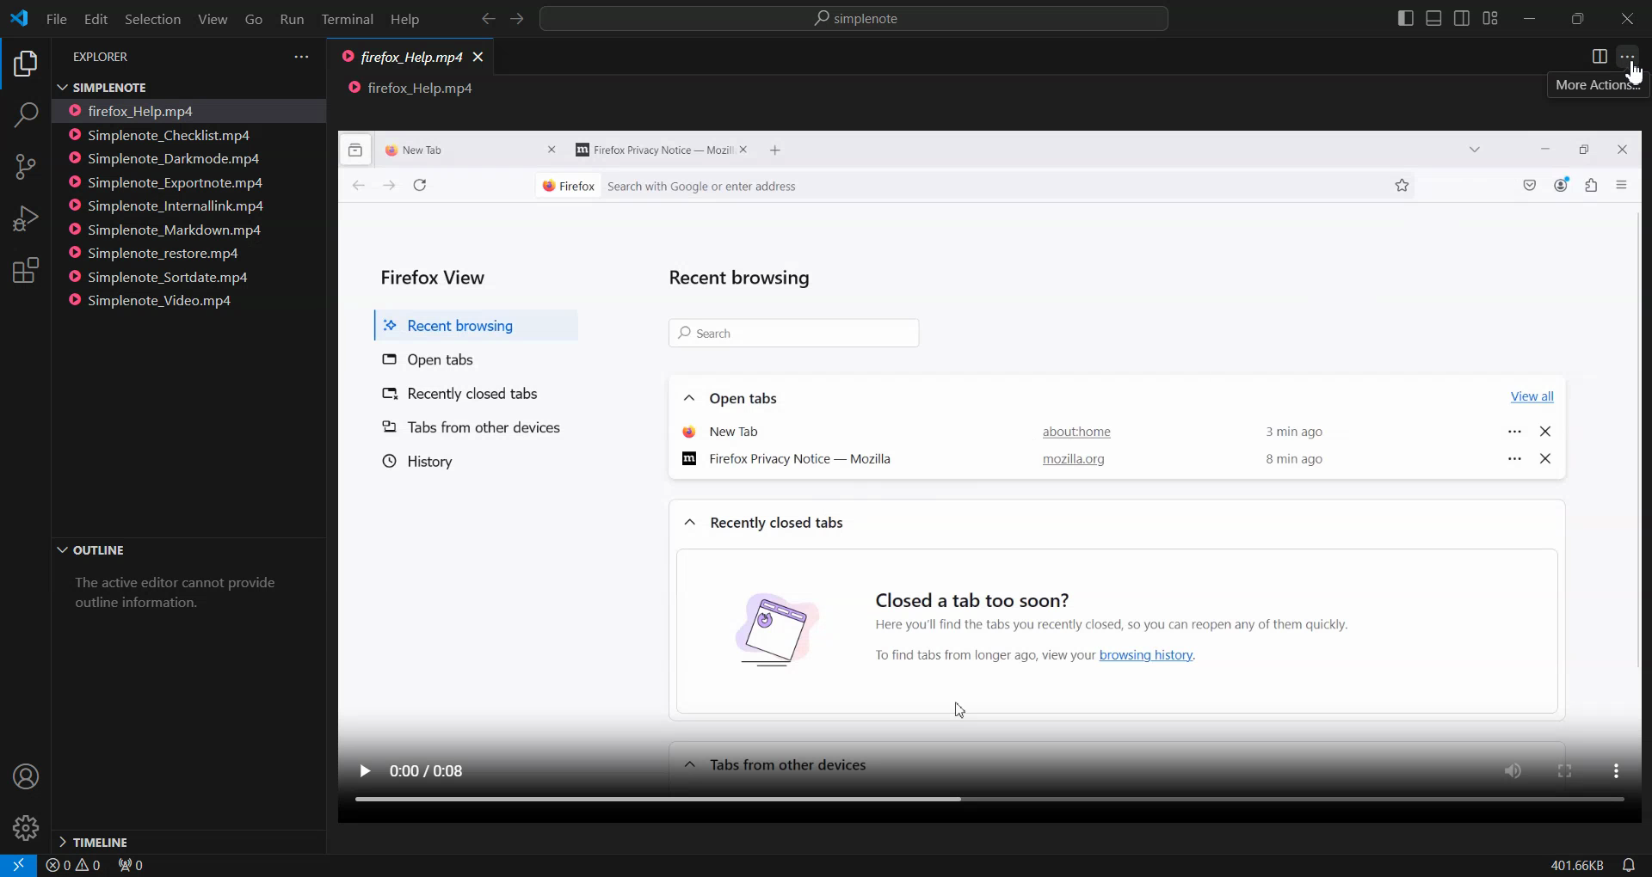 This screenshot has height=877, width=1652. I want to click on Run and debug, so click(24, 218).